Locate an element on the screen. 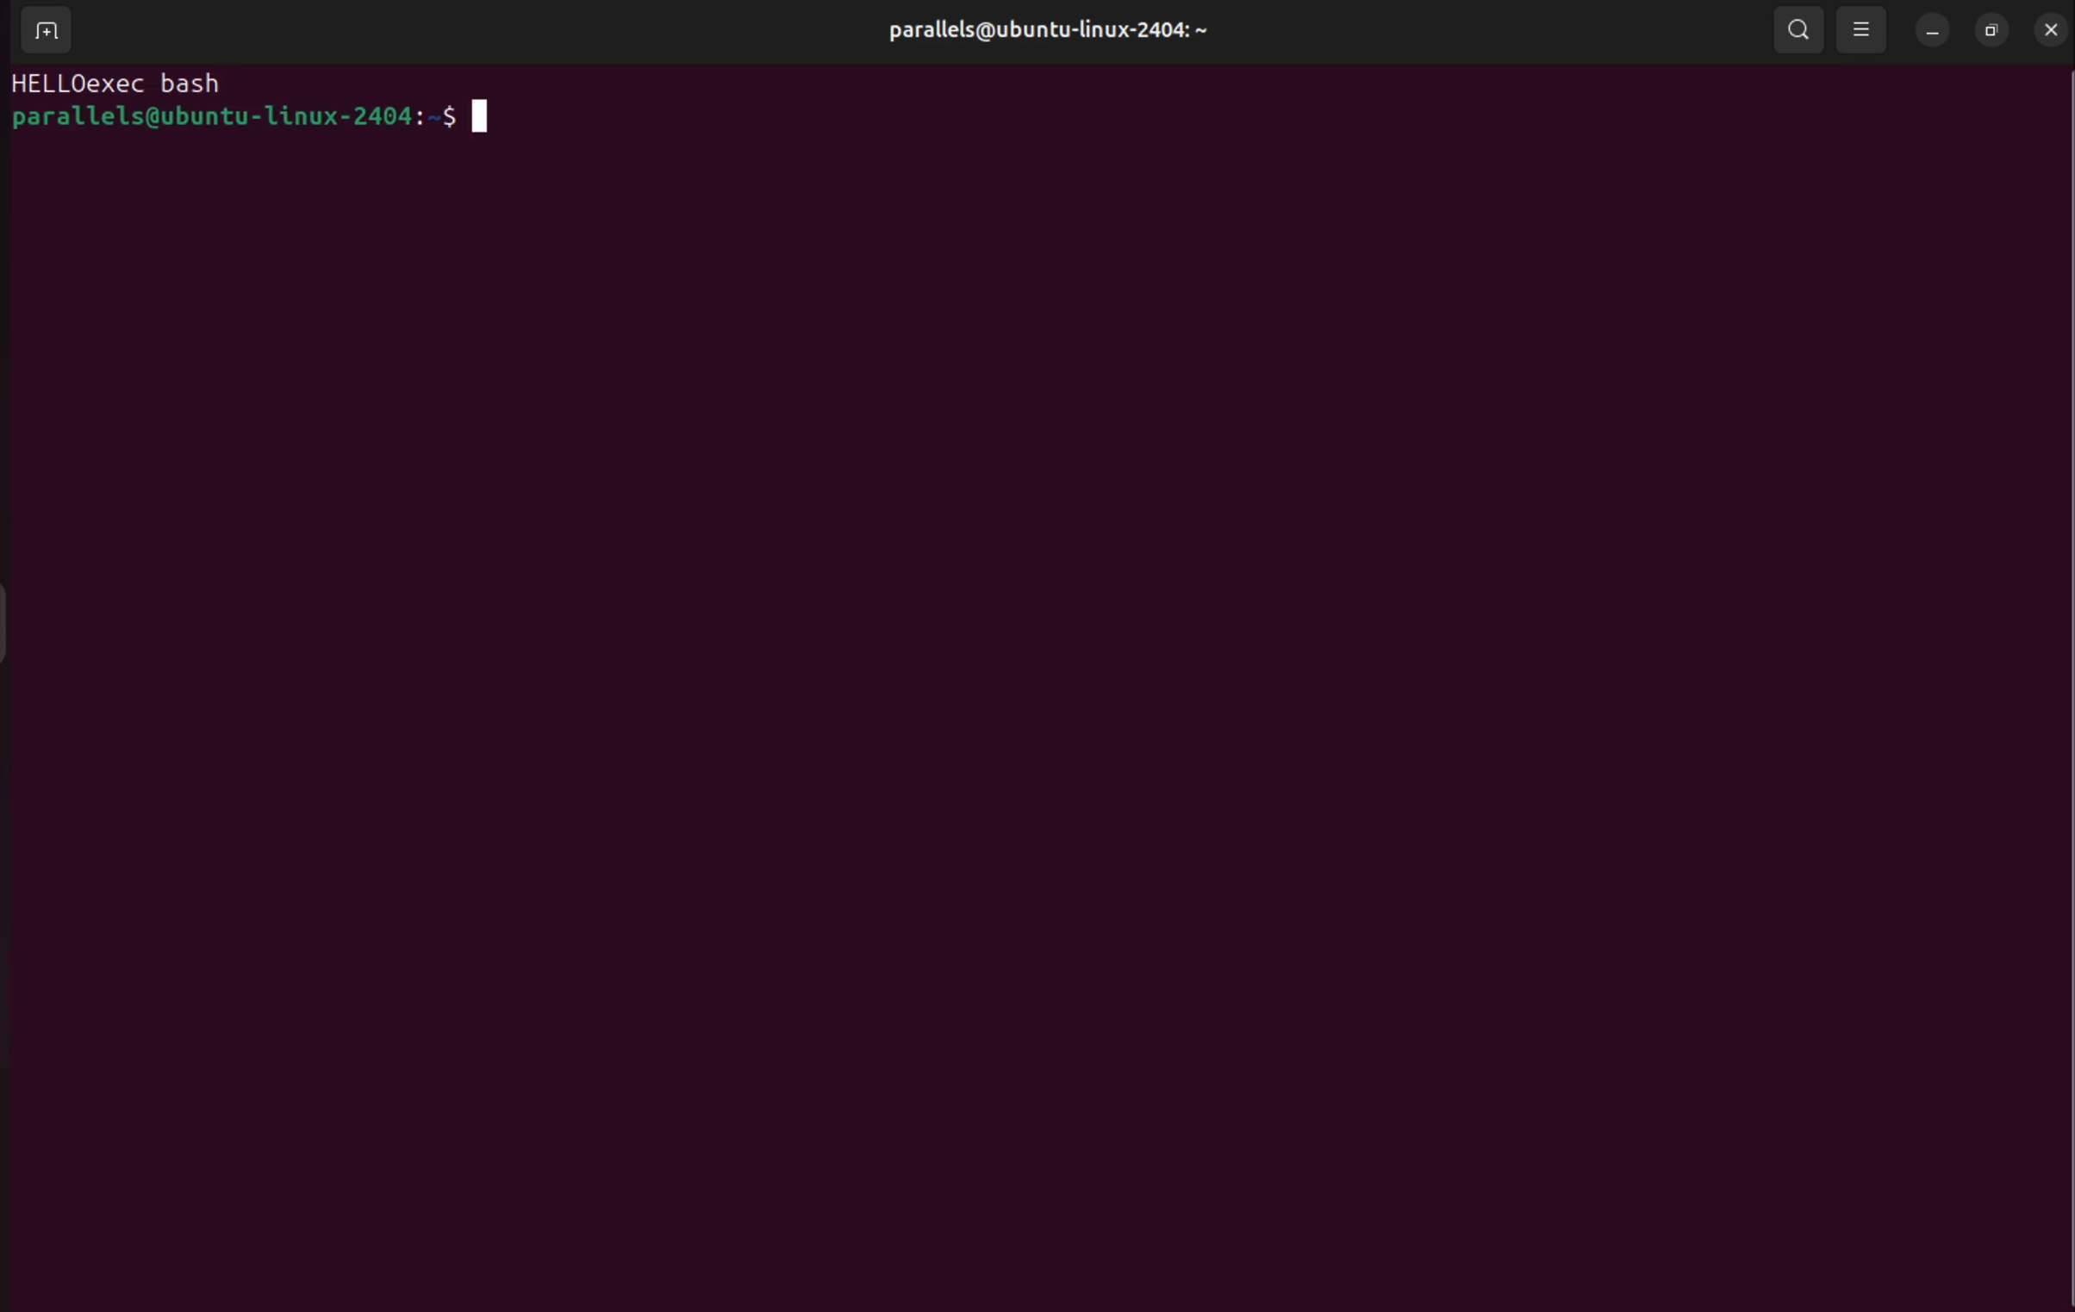  bash prompt is located at coordinates (46, 85).